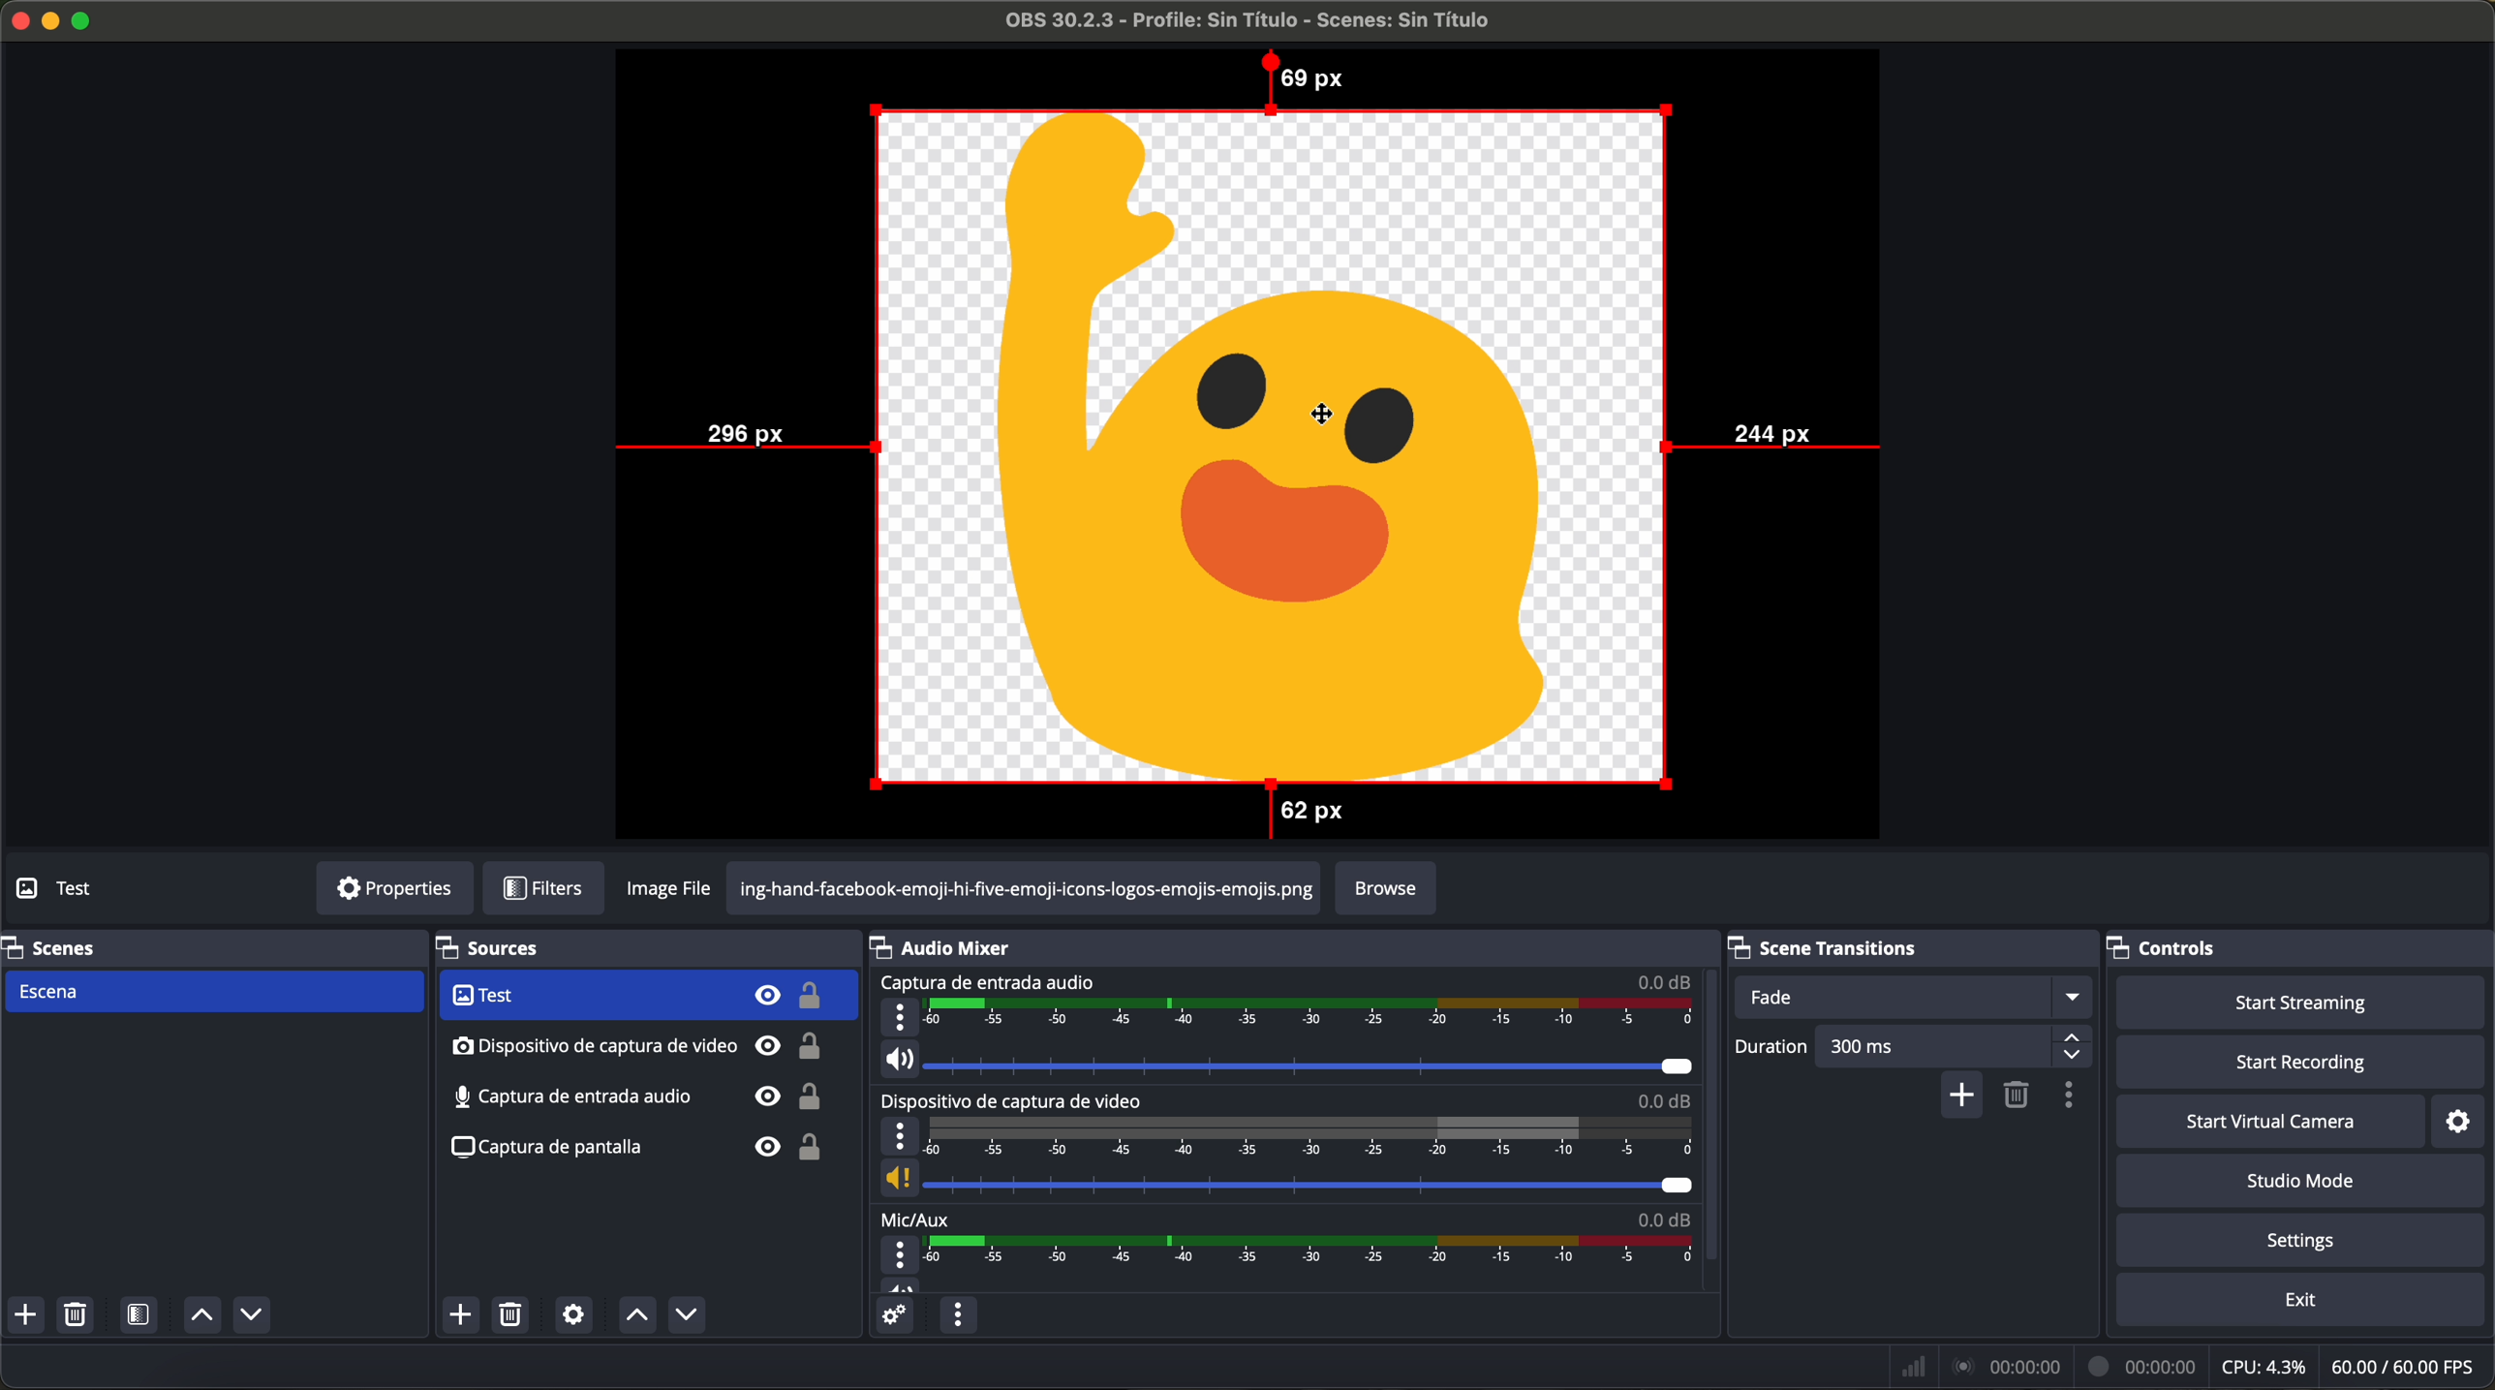 The height and width of the screenshot is (1390, 2495). What do you see at coordinates (513, 949) in the screenshot?
I see `sources` at bounding box center [513, 949].